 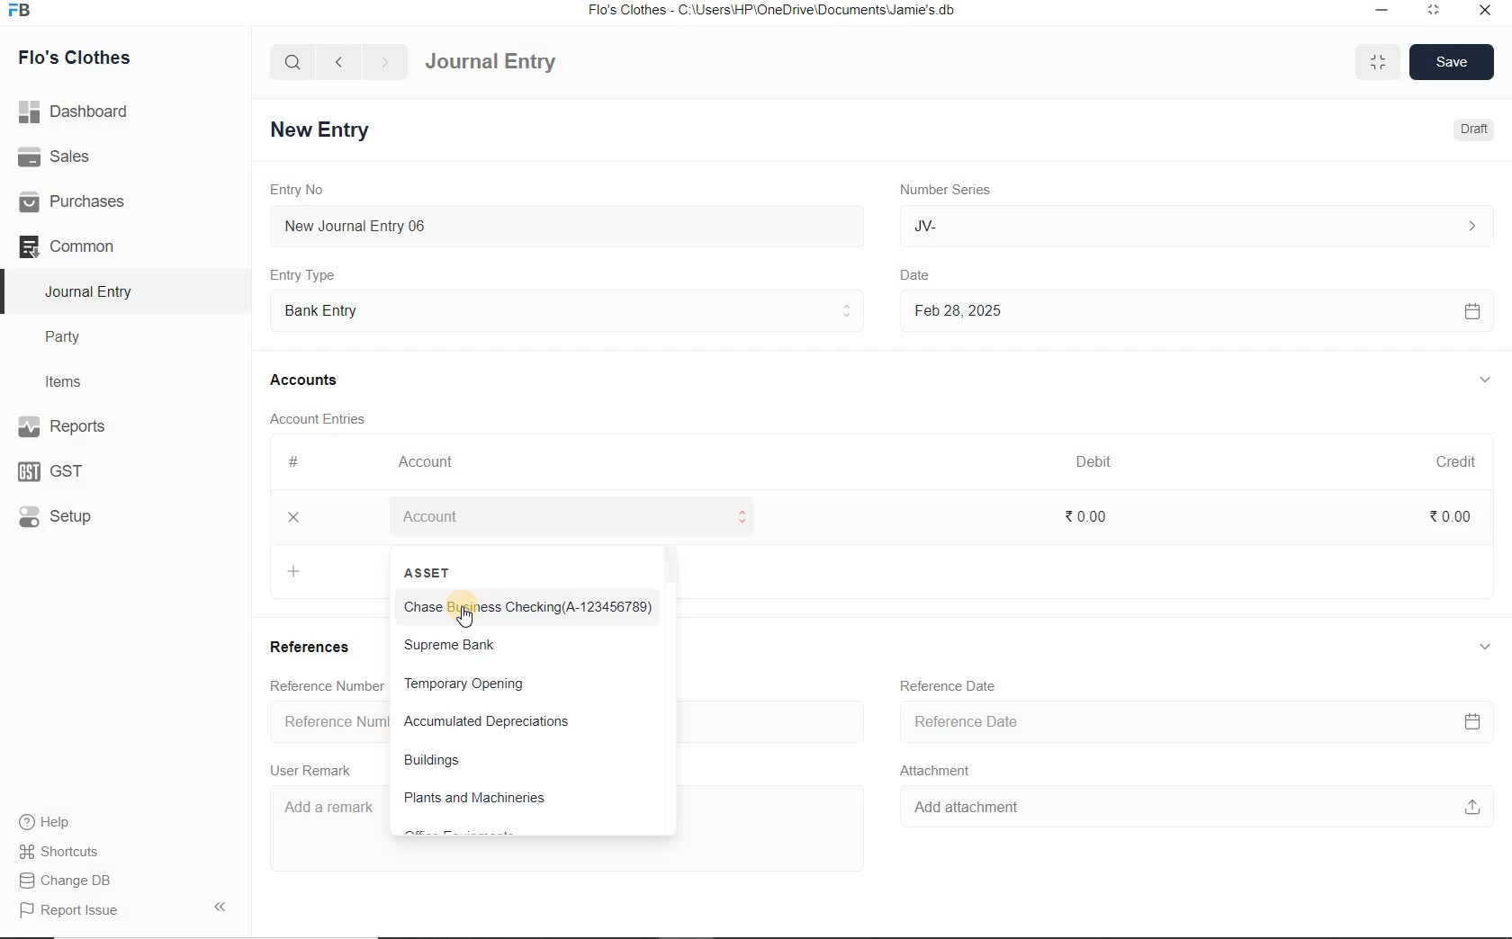 I want to click on Temporary Opening, so click(x=471, y=684).